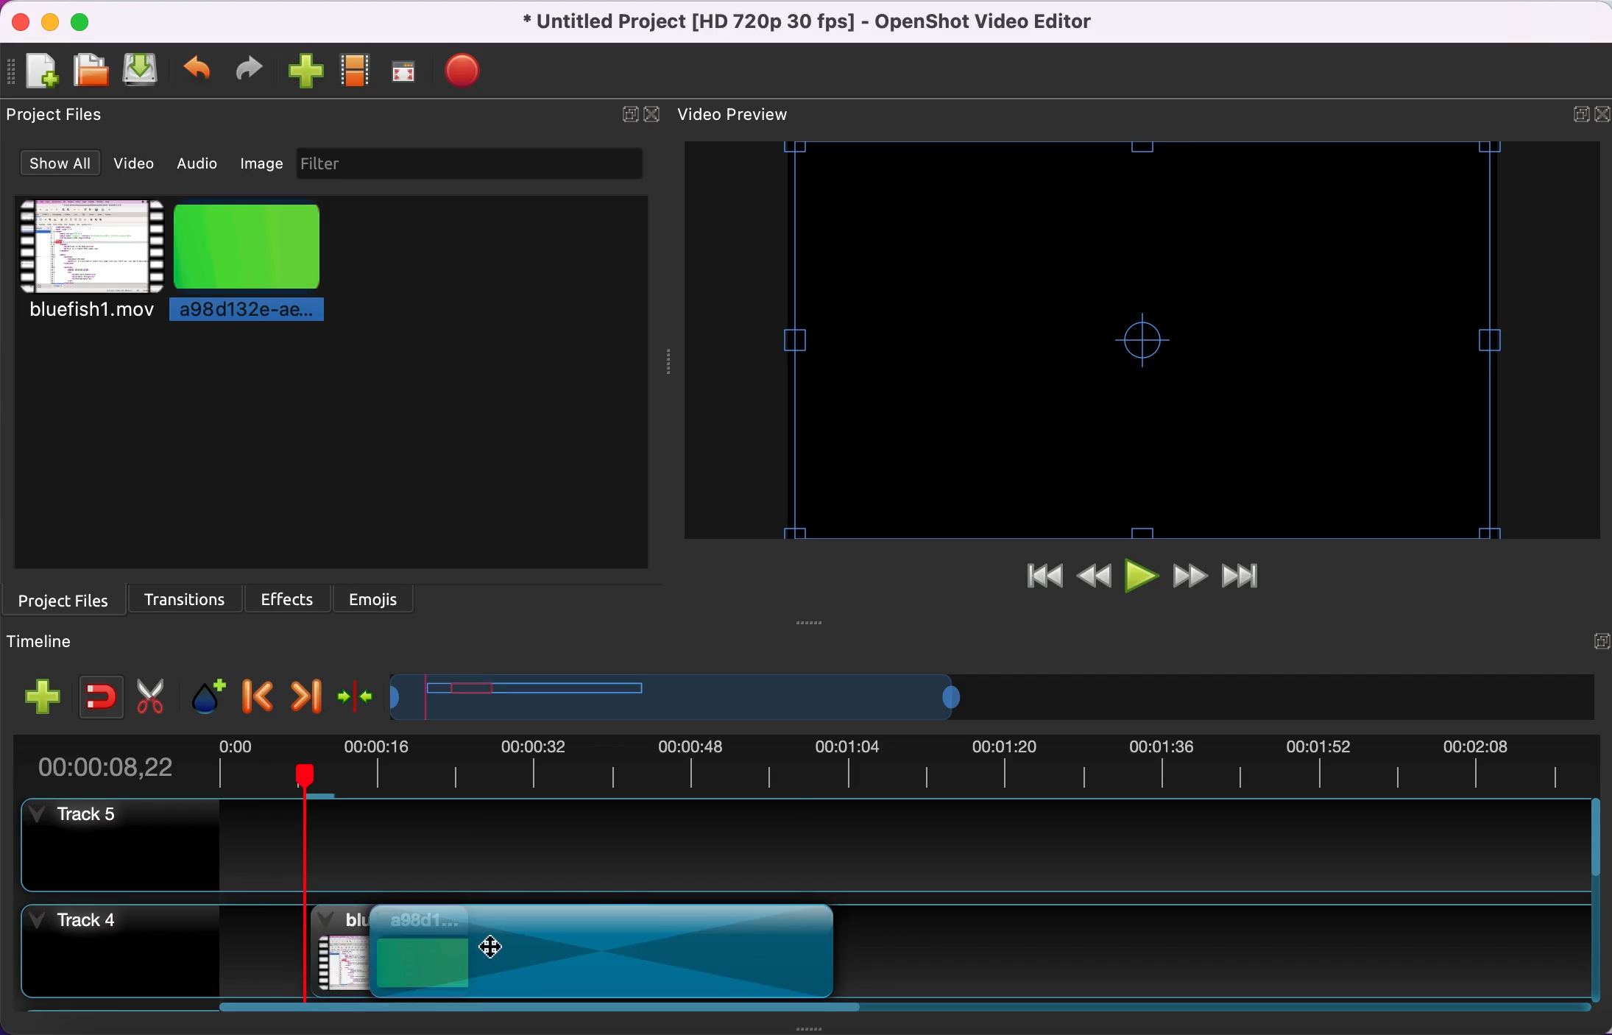  I want to click on fullscreen, so click(406, 72).